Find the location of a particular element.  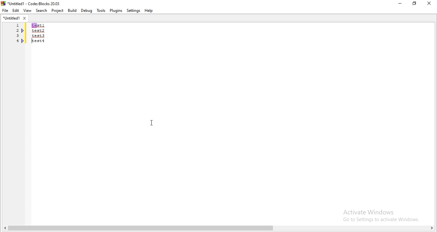

Settings  is located at coordinates (134, 11).